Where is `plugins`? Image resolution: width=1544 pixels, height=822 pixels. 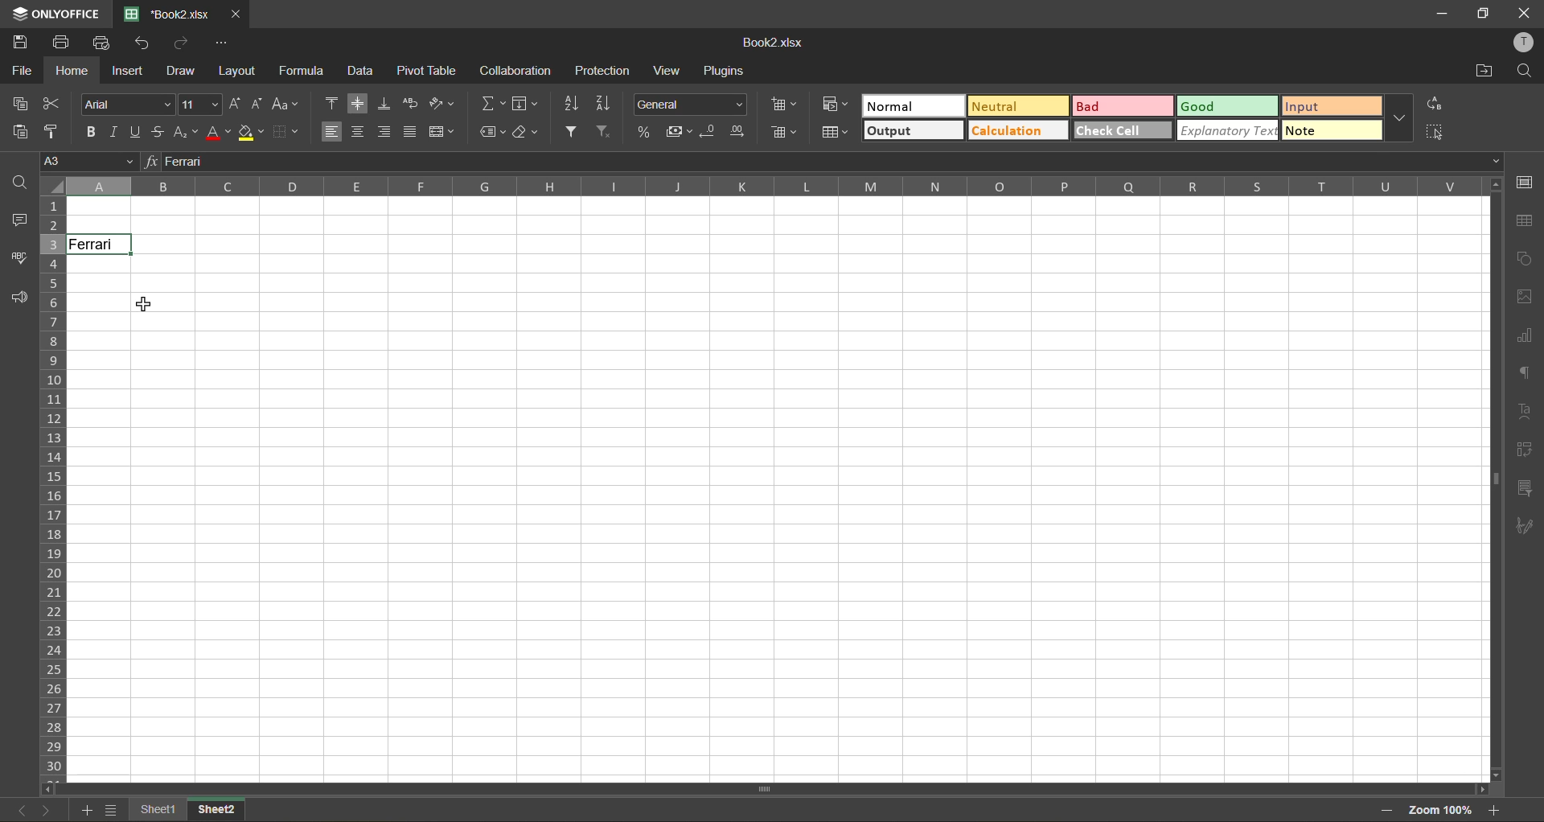 plugins is located at coordinates (726, 71).